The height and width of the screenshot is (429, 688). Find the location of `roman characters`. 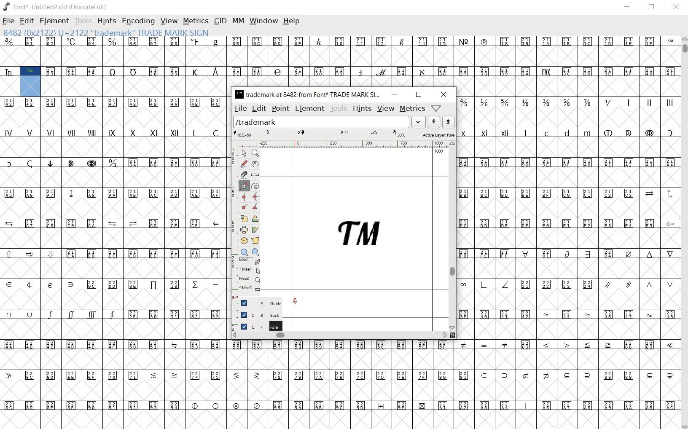

roman characters is located at coordinates (488, 142).